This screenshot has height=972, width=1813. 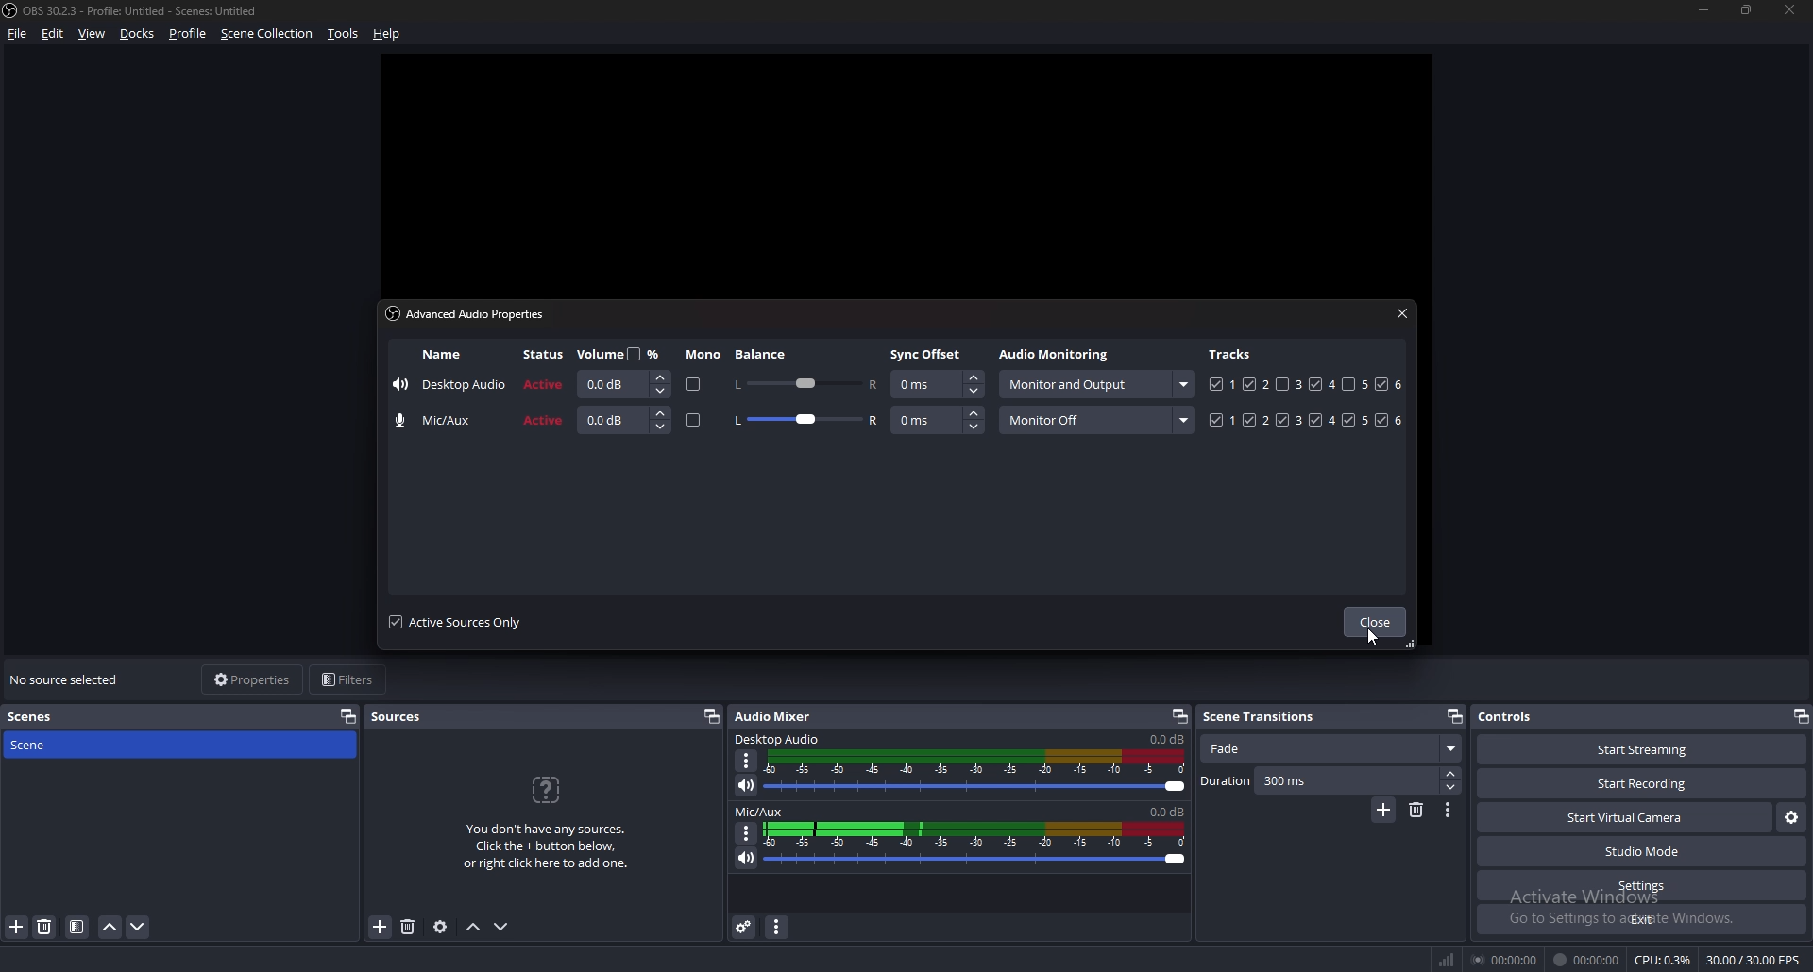 I want to click on active, so click(x=544, y=422).